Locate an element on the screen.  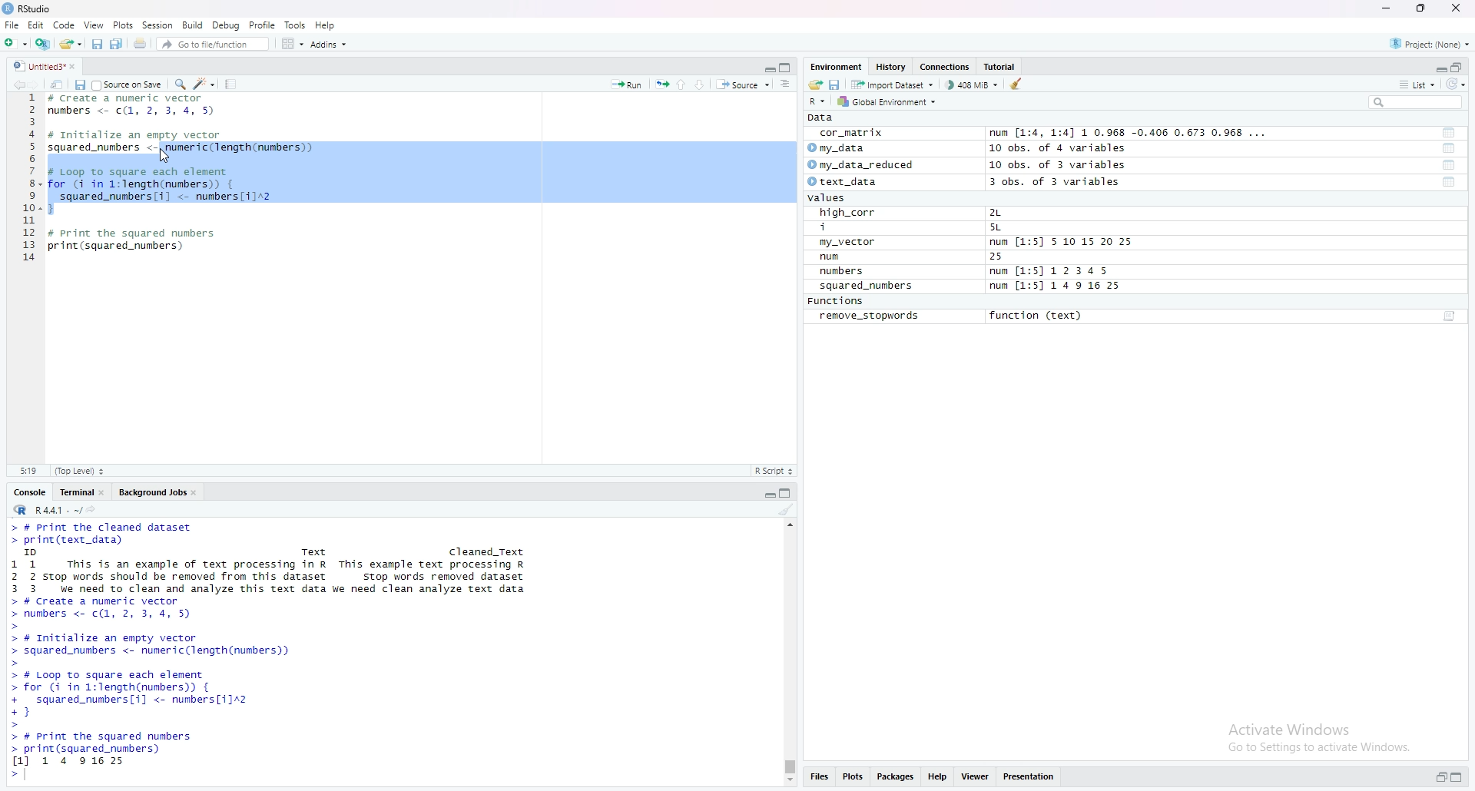
Help is located at coordinates (938, 778).